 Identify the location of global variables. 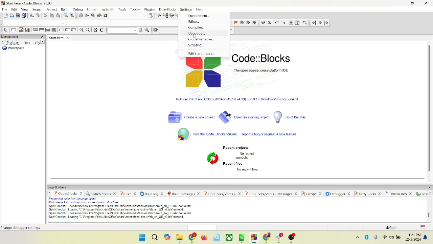
(201, 40).